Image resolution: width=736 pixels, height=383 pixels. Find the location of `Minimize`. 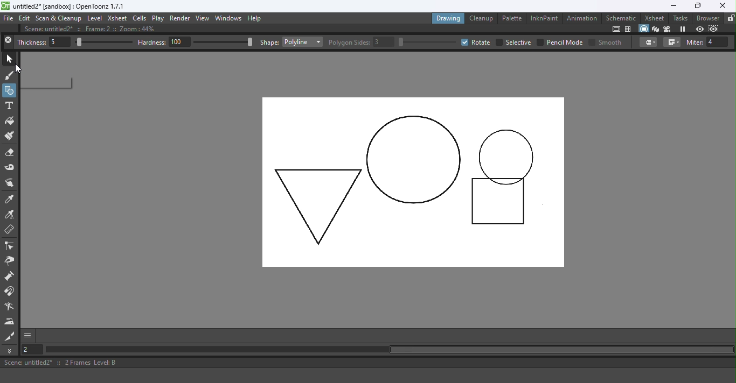

Minimize is located at coordinates (670, 6).